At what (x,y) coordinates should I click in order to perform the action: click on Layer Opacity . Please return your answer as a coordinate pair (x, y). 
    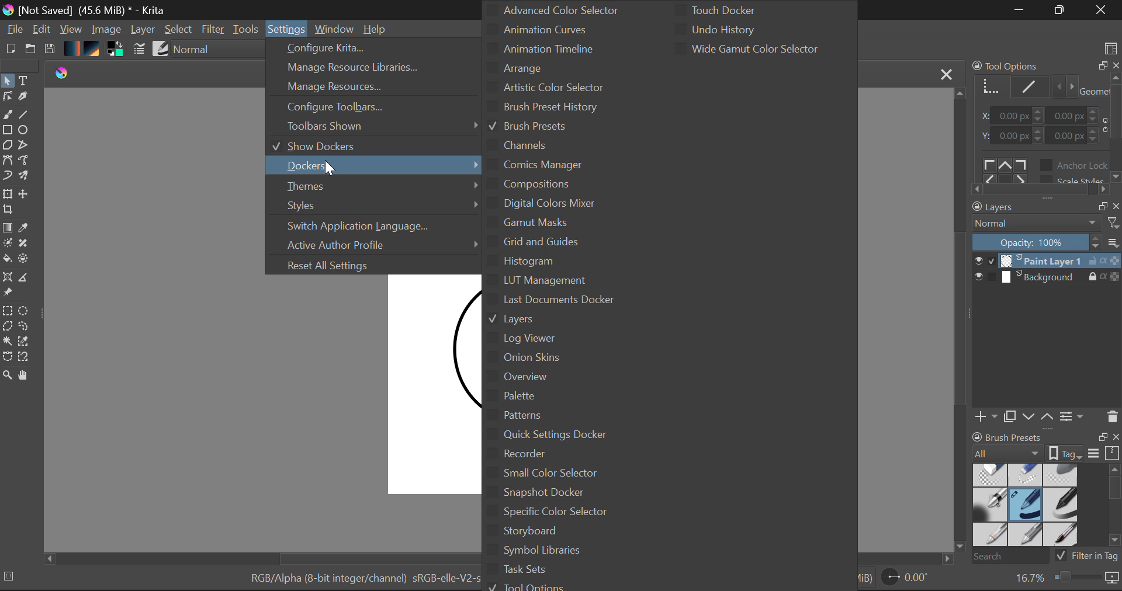
    Looking at the image, I should click on (1046, 242).